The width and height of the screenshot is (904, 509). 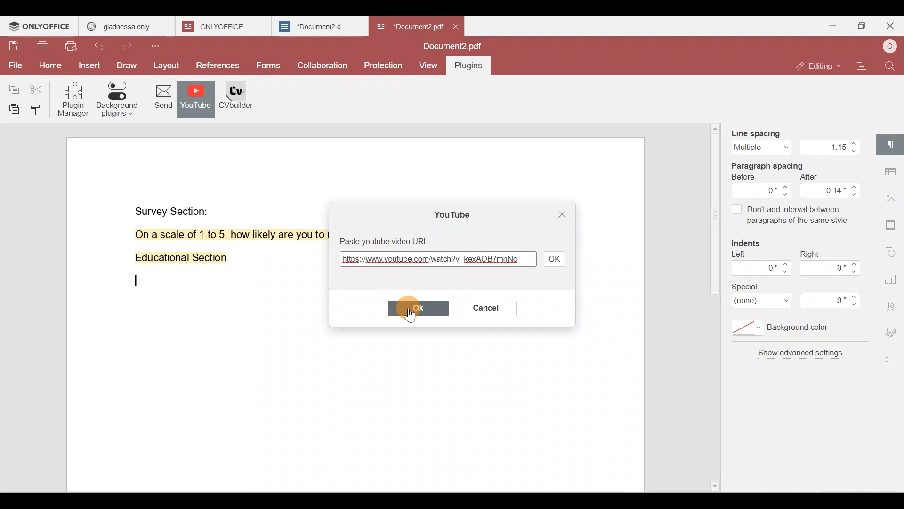 I want to click on Background plugins, so click(x=117, y=99).